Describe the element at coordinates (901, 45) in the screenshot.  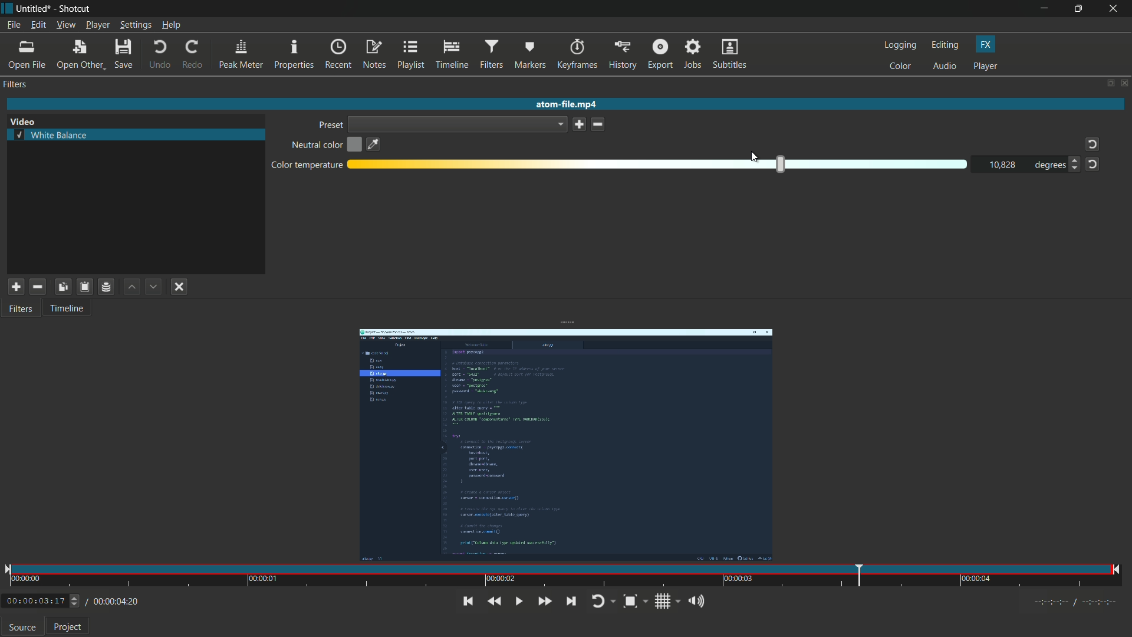
I see `logging` at that location.